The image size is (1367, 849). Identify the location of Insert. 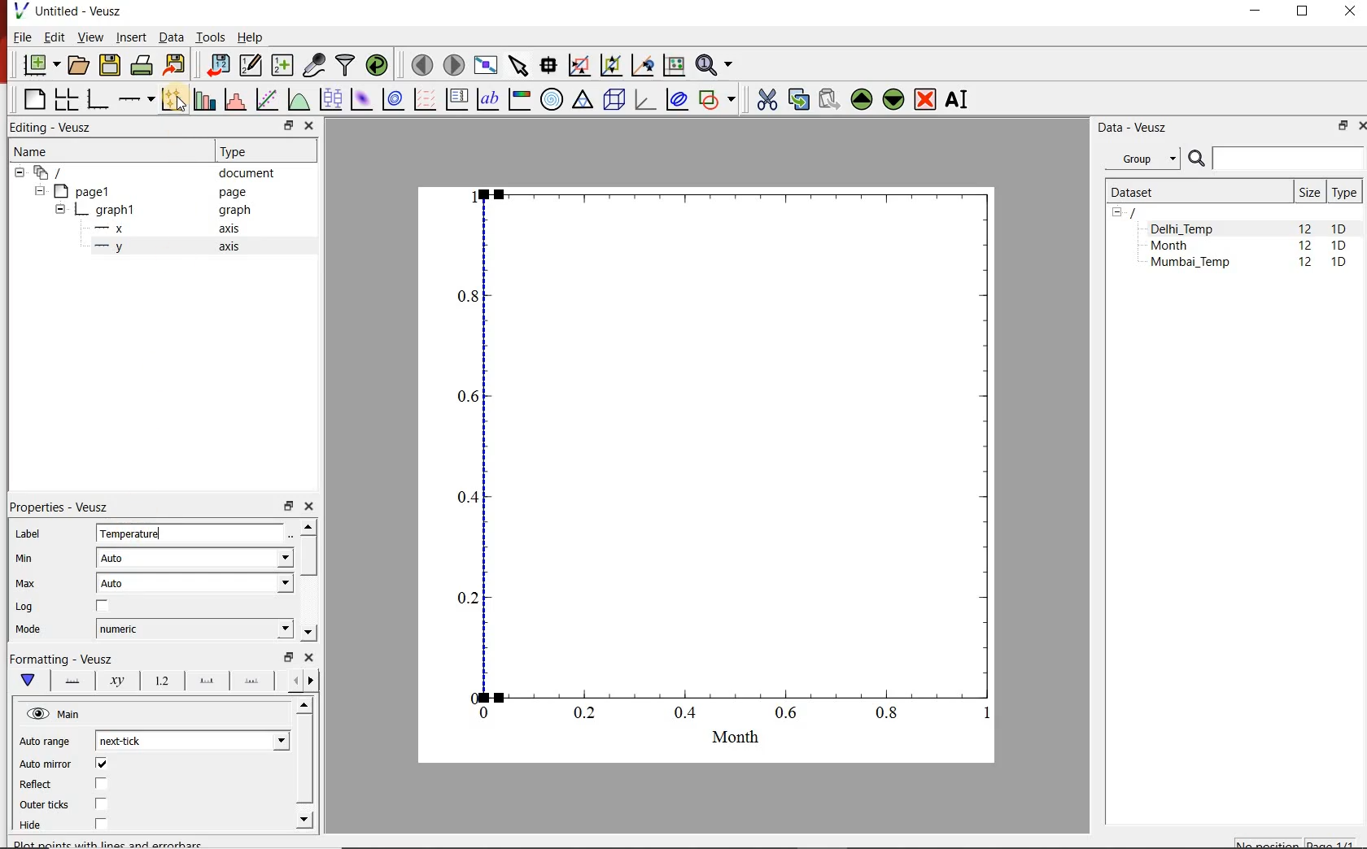
(130, 36).